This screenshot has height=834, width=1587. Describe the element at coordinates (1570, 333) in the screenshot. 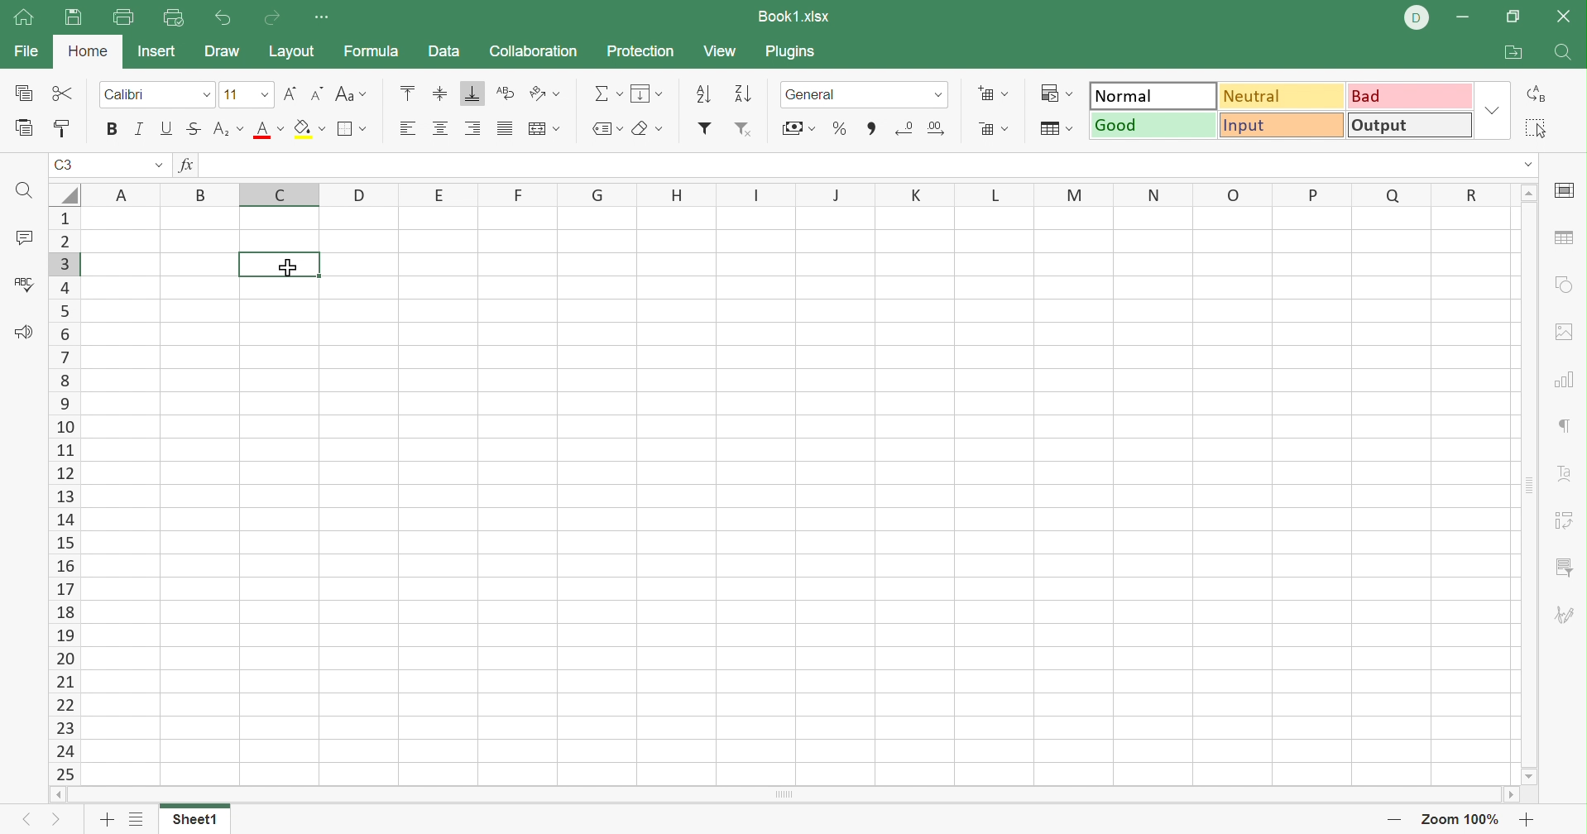

I see `Image settings` at that location.